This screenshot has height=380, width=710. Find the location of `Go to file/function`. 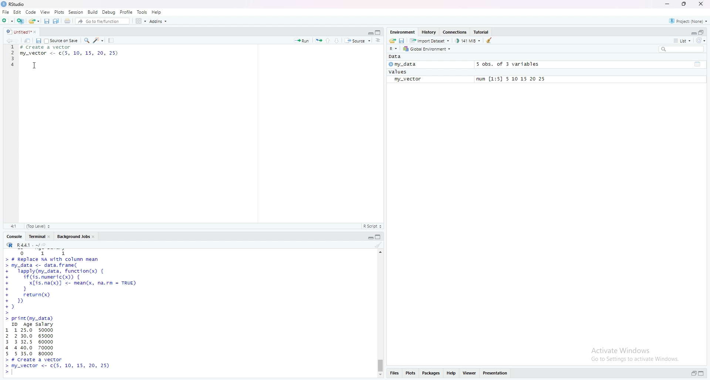

Go to file/function is located at coordinates (102, 22).